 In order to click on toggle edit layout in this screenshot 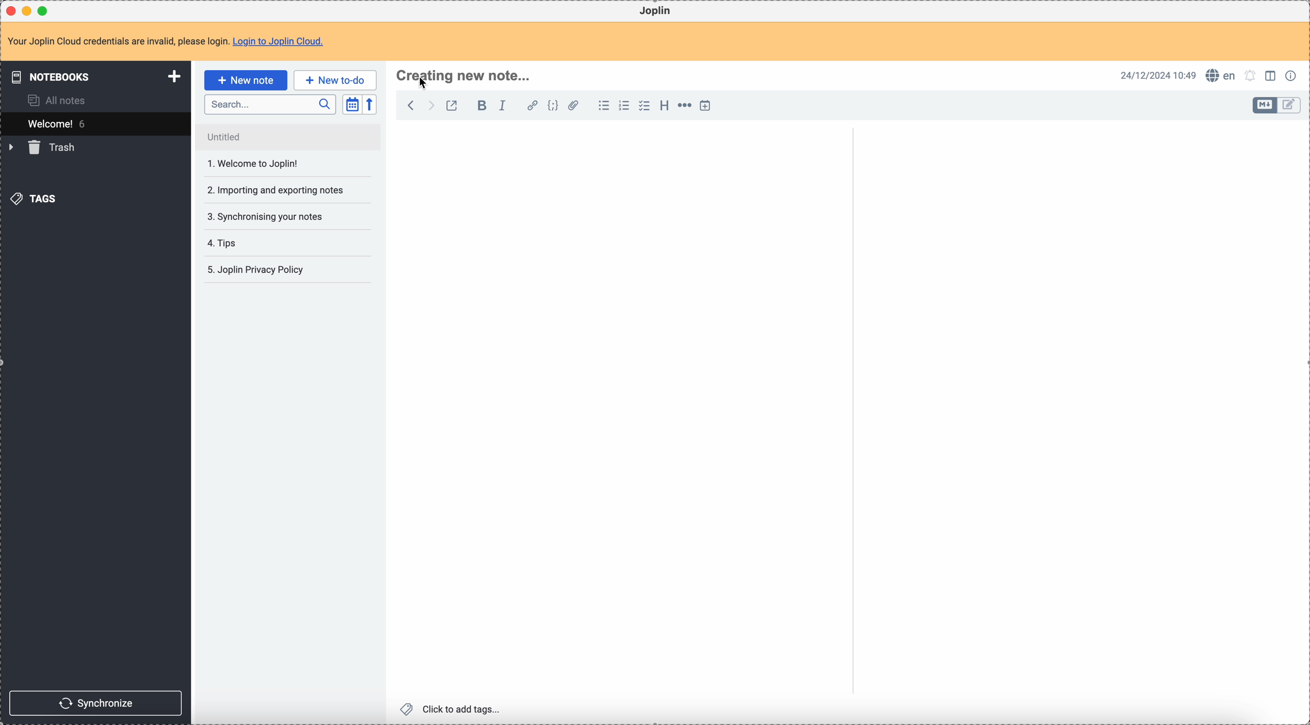, I will do `click(1290, 105)`.